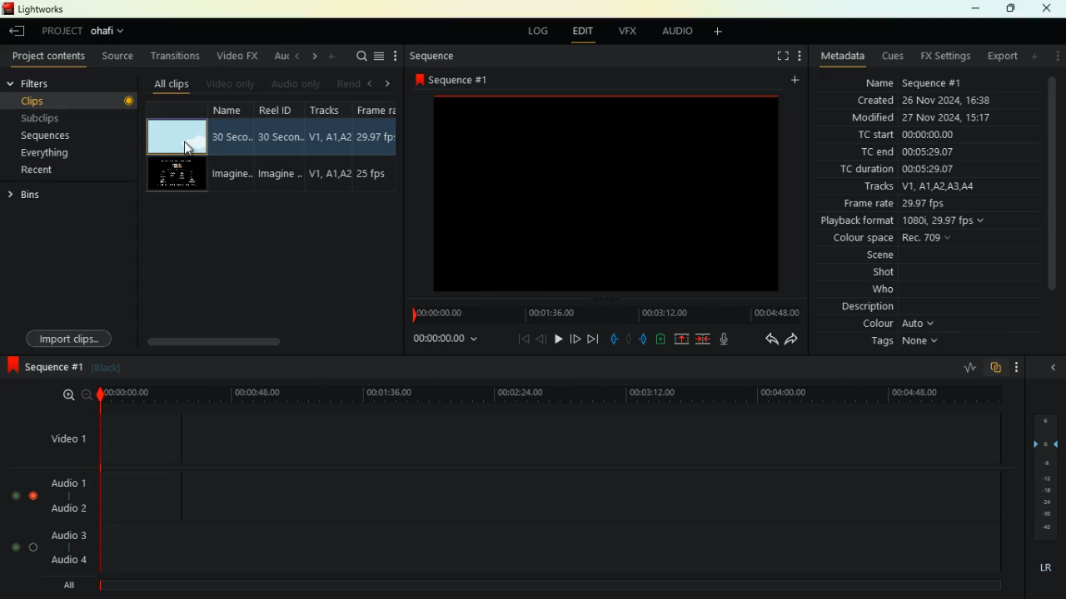  What do you see at coordinates (994, 368) in the screenshot?
I see `overlap` at bounding box center [994, 368].